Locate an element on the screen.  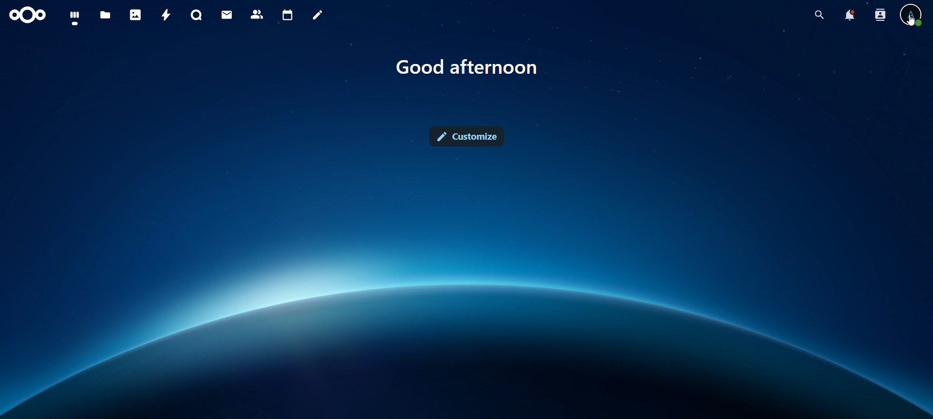
search contacts is located at coordinates (881, 16).